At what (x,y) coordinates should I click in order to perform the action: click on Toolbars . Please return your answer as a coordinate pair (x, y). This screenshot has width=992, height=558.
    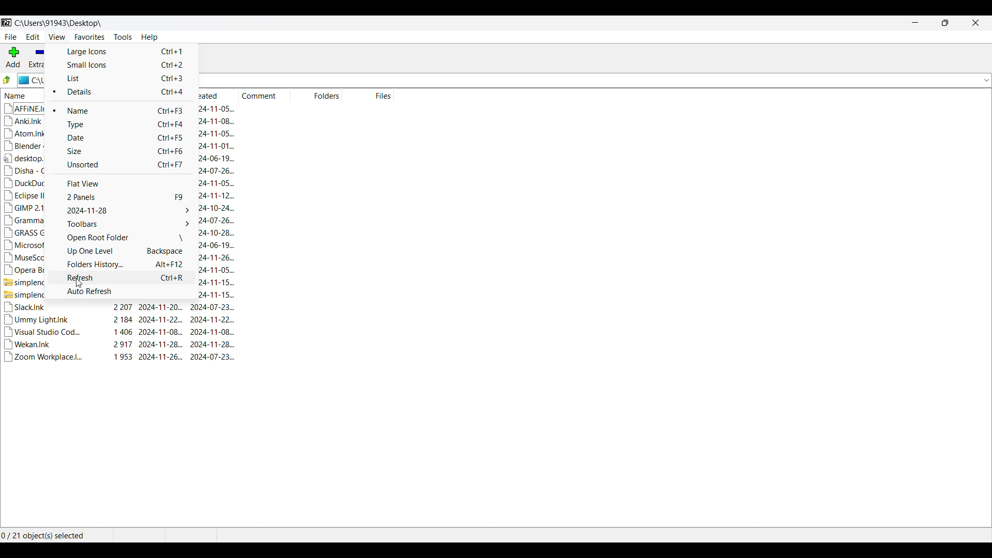
    Looking at the image, I should click on (120, 224).